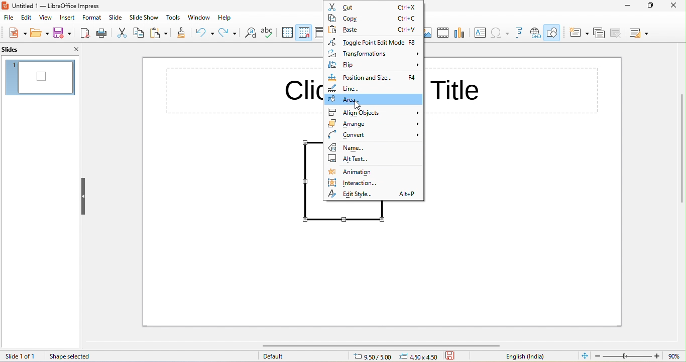 Image resolution: width=686 pixels, height=362 pixels. What do you see at coordinates (374, 55) in the screenshot?
I see `transformations` at bounding box center [374, 55].